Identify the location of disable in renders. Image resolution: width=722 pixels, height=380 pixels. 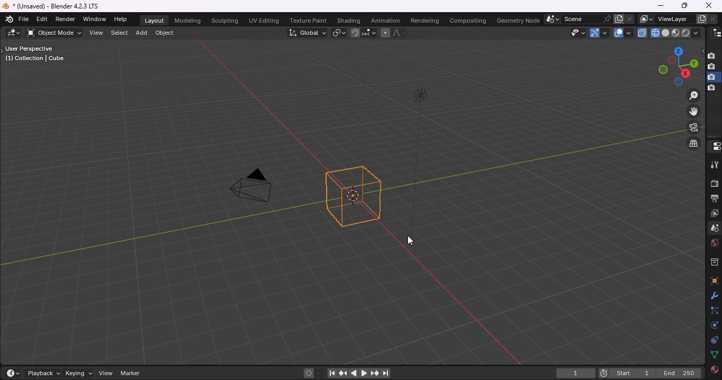
(713, 77).